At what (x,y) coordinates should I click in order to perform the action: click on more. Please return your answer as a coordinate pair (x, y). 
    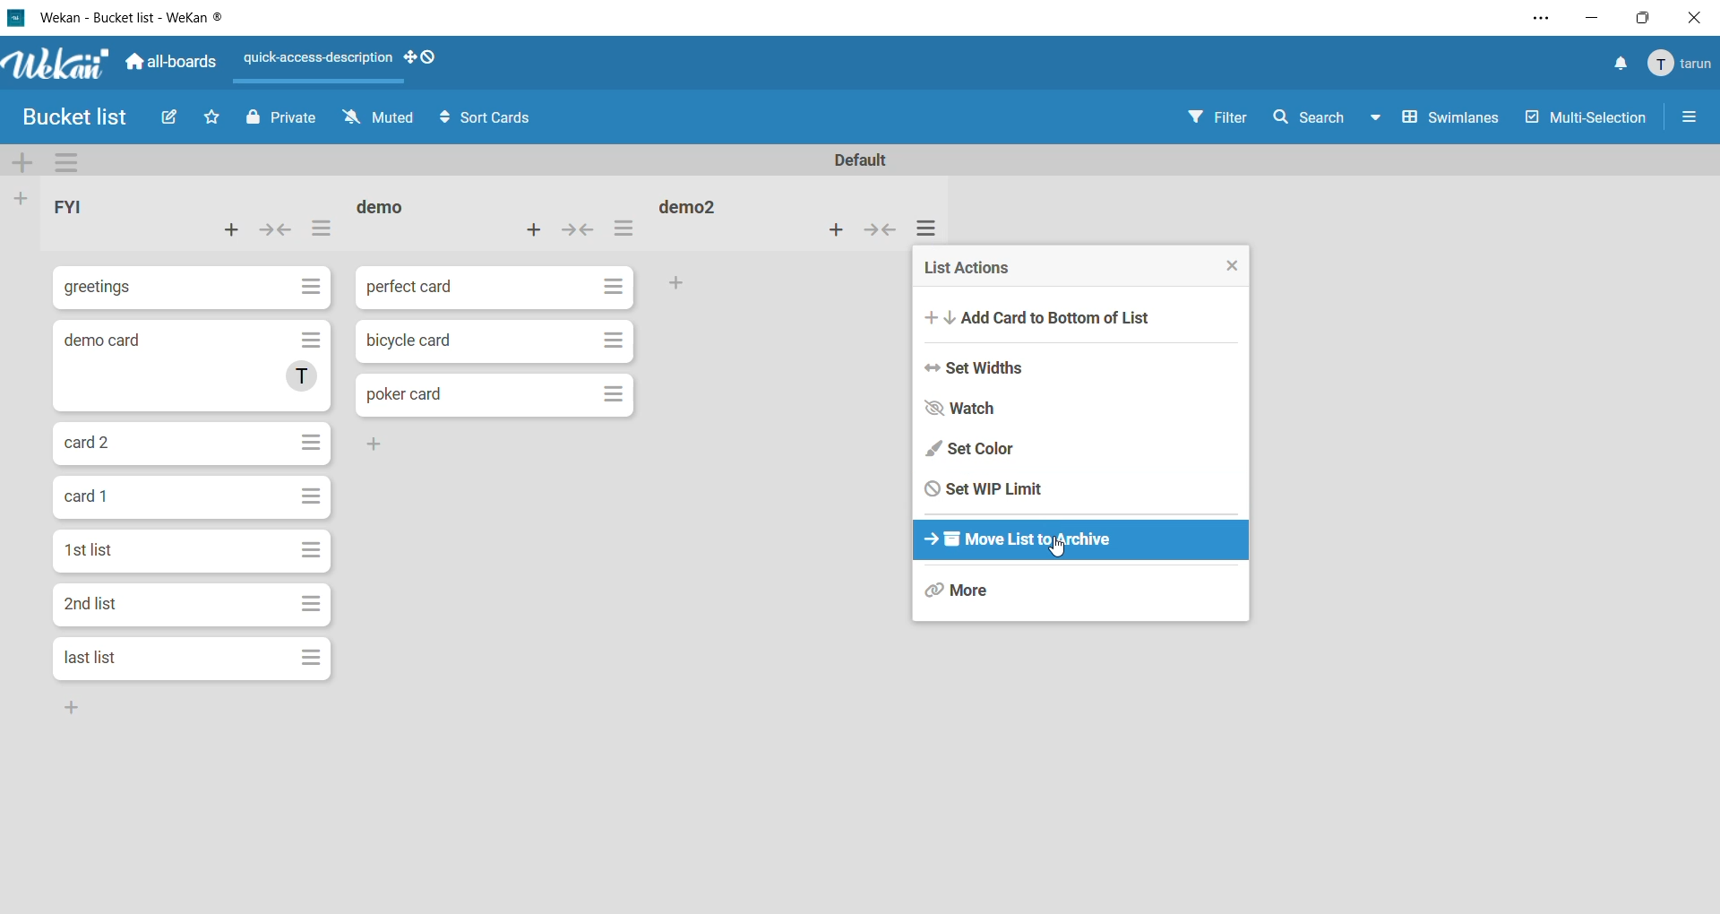
    Looking at the image, I should click on (993, 594).